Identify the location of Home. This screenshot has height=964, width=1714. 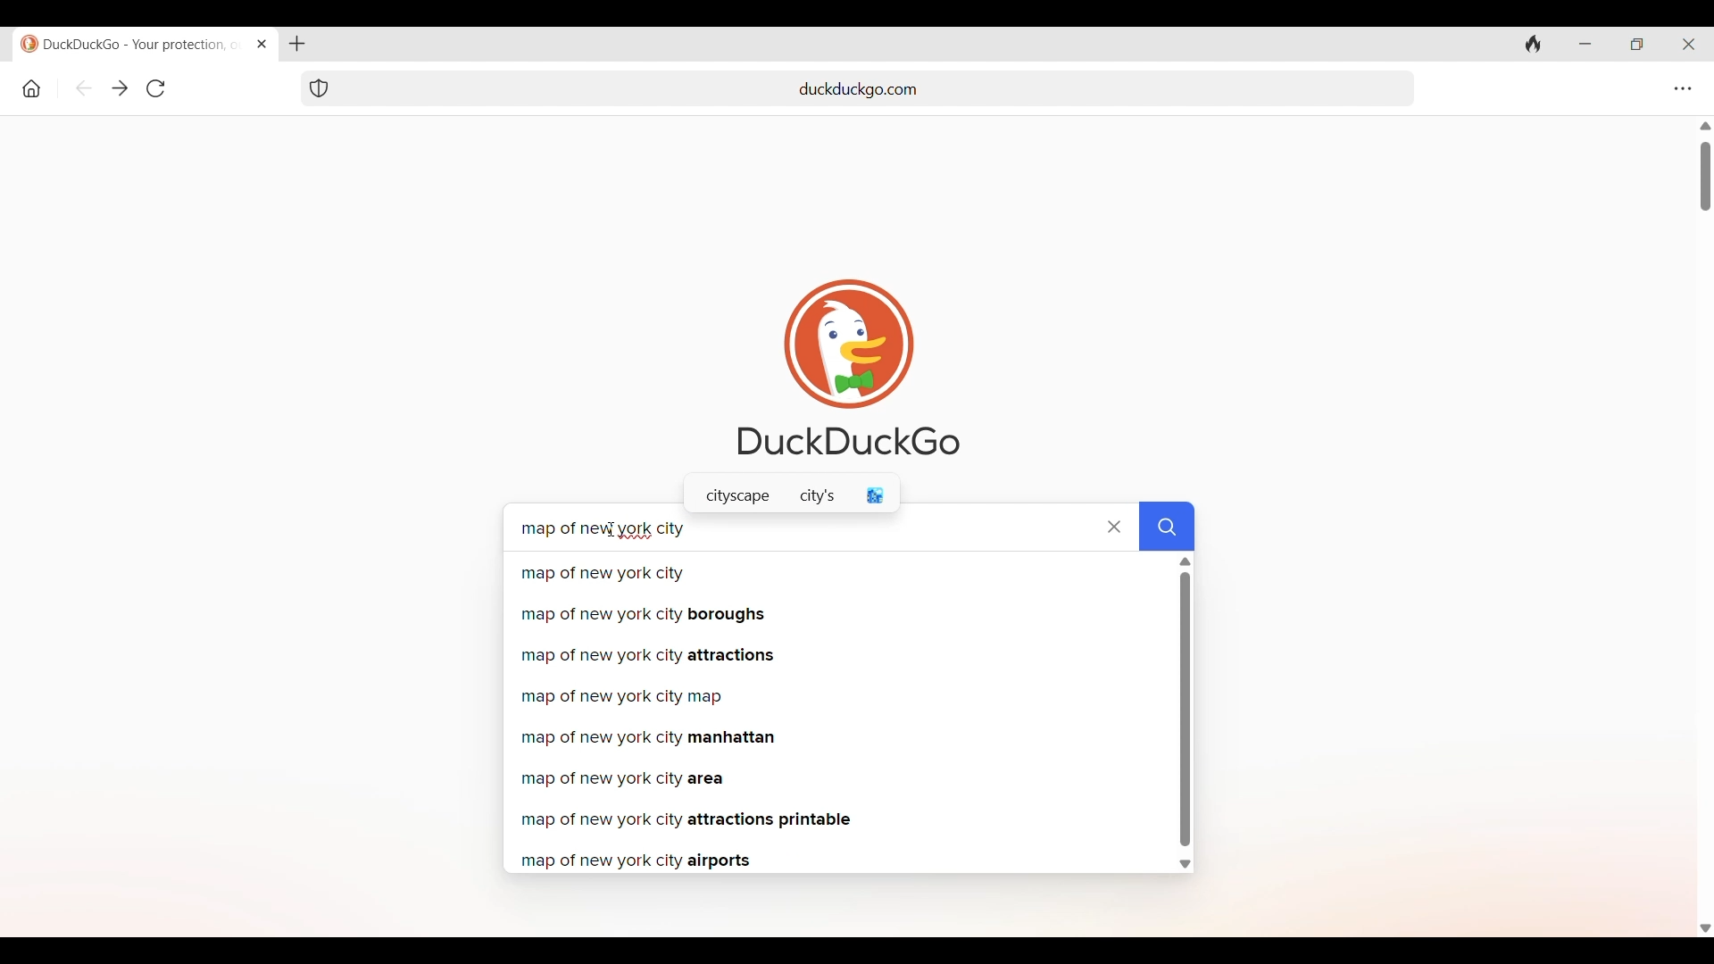
(32, 88).